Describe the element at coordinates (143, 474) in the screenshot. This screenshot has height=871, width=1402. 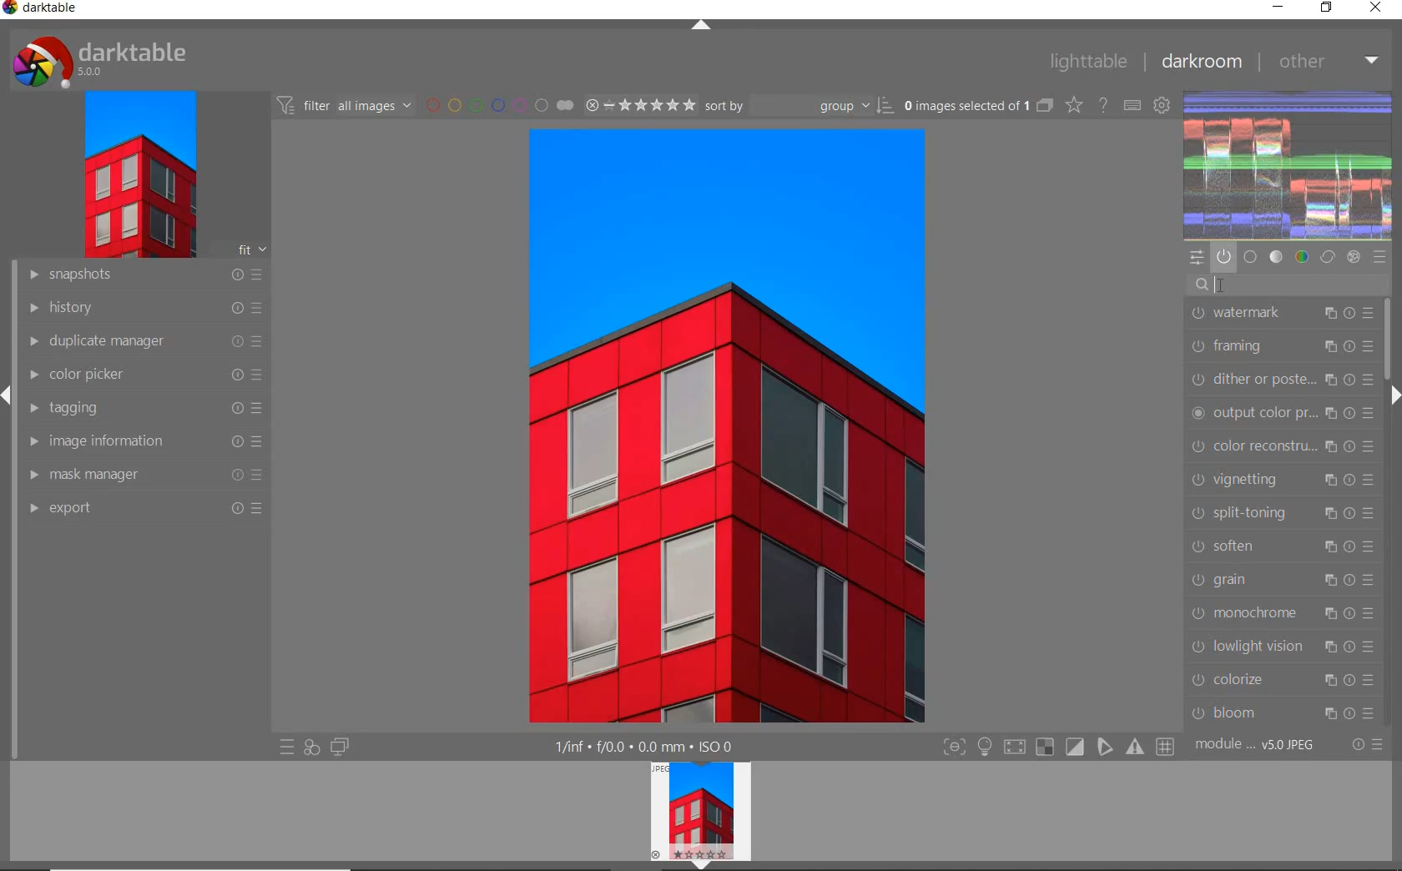
I see `mask manager` at that location.